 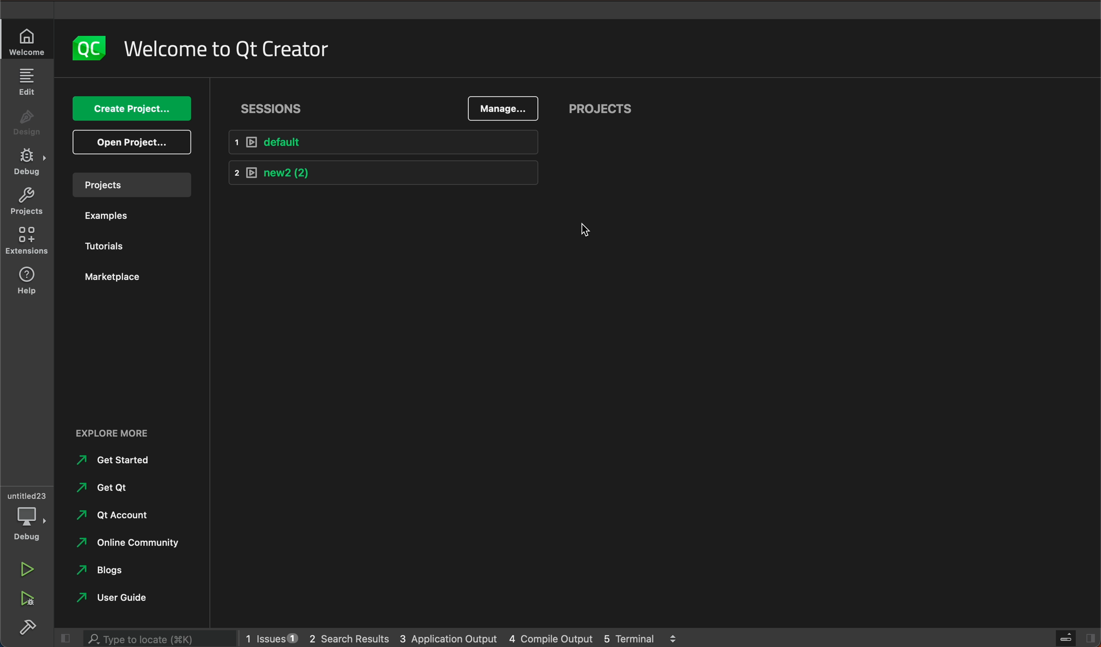 I want to click on run, so click(x=27, y=570).